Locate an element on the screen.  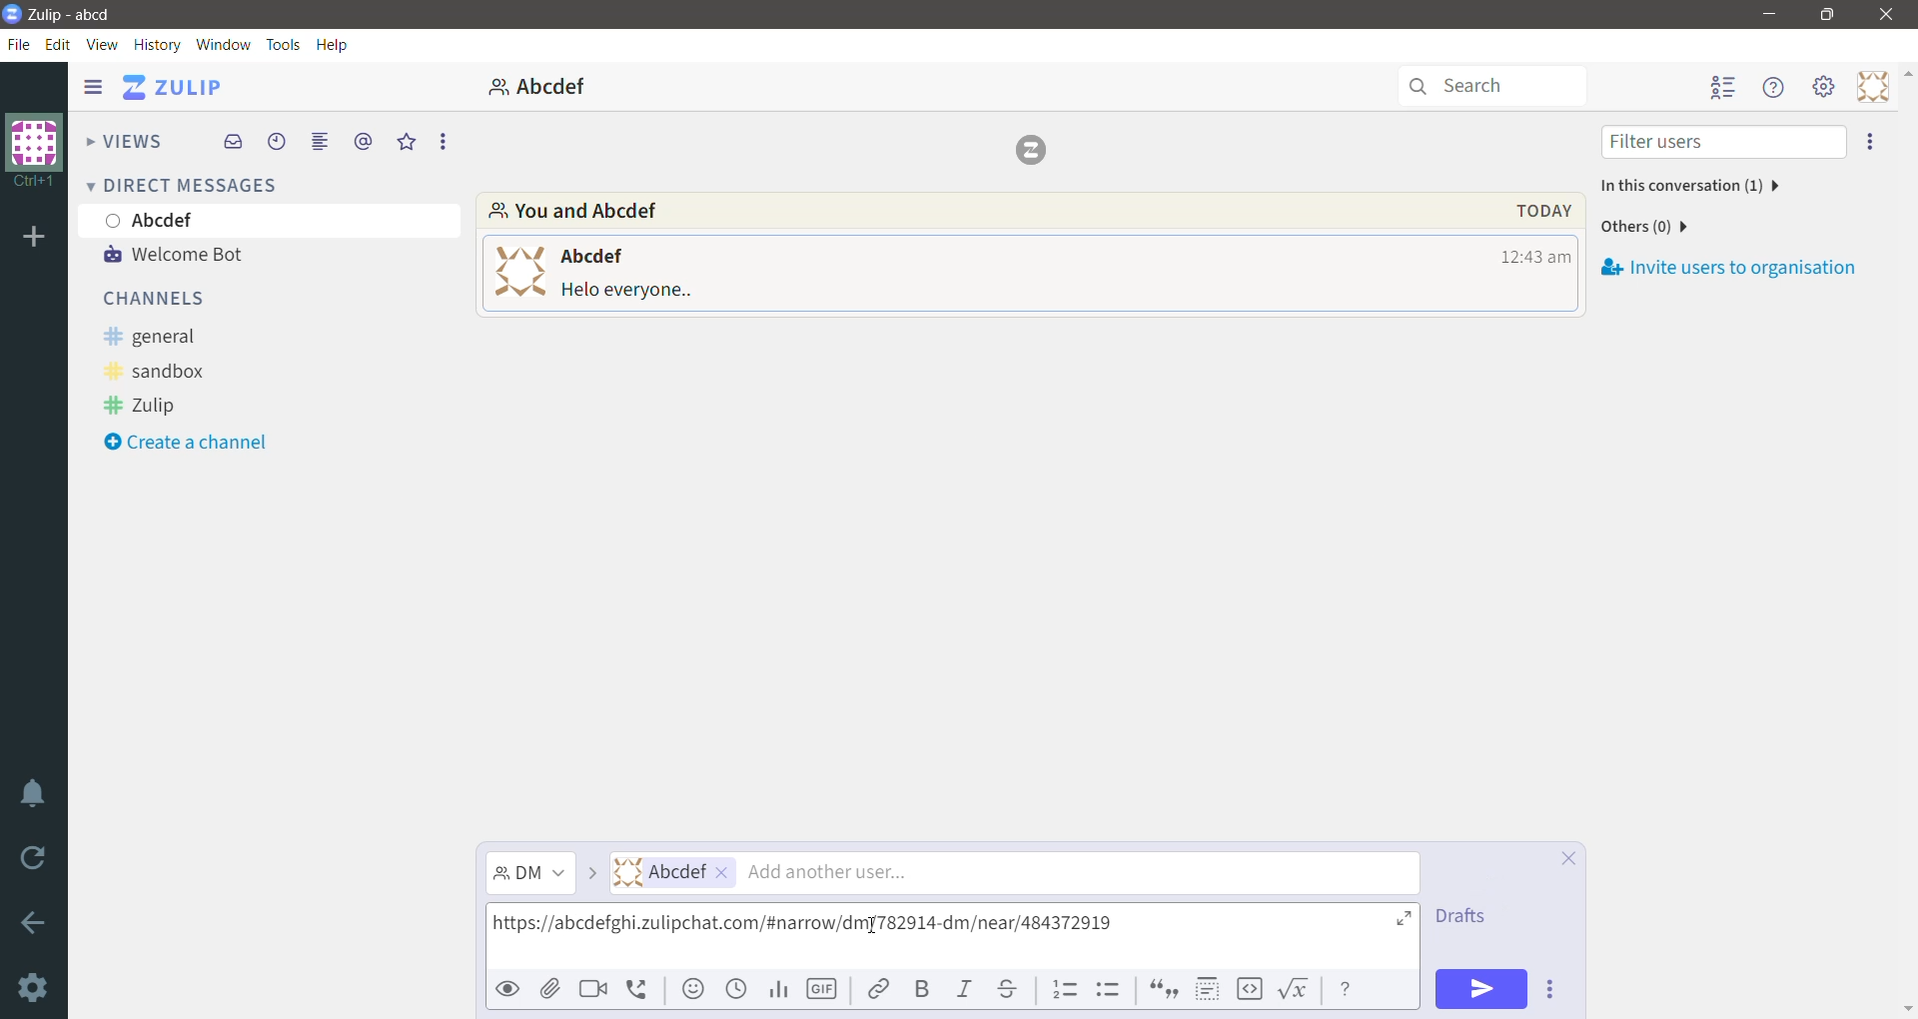
Strikethrough is located at coordinates (1008, 989).